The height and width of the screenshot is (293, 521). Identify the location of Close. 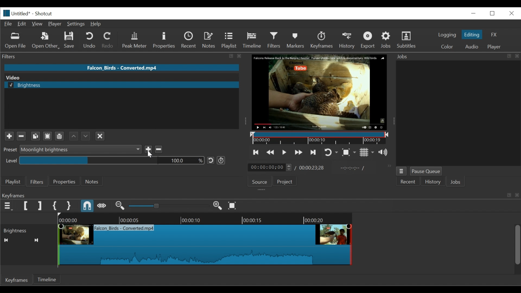
(512, 14).